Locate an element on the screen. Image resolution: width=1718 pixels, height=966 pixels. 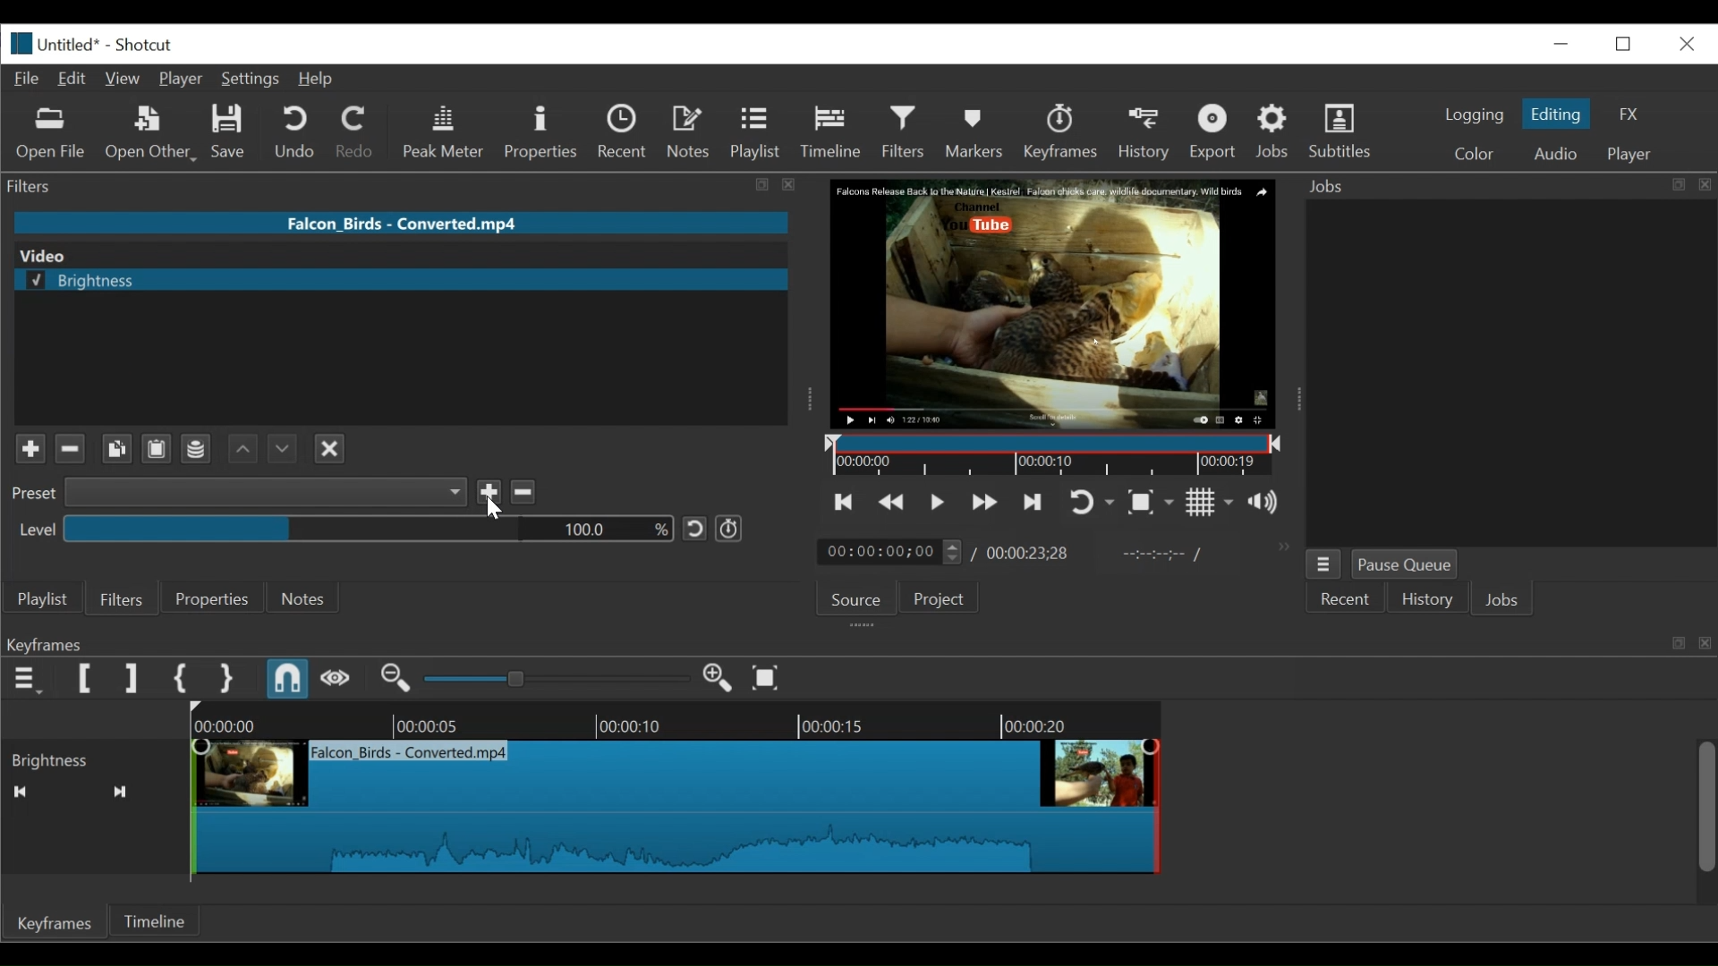
Toggle grid display on the player is located at coordinates (1211, 503).